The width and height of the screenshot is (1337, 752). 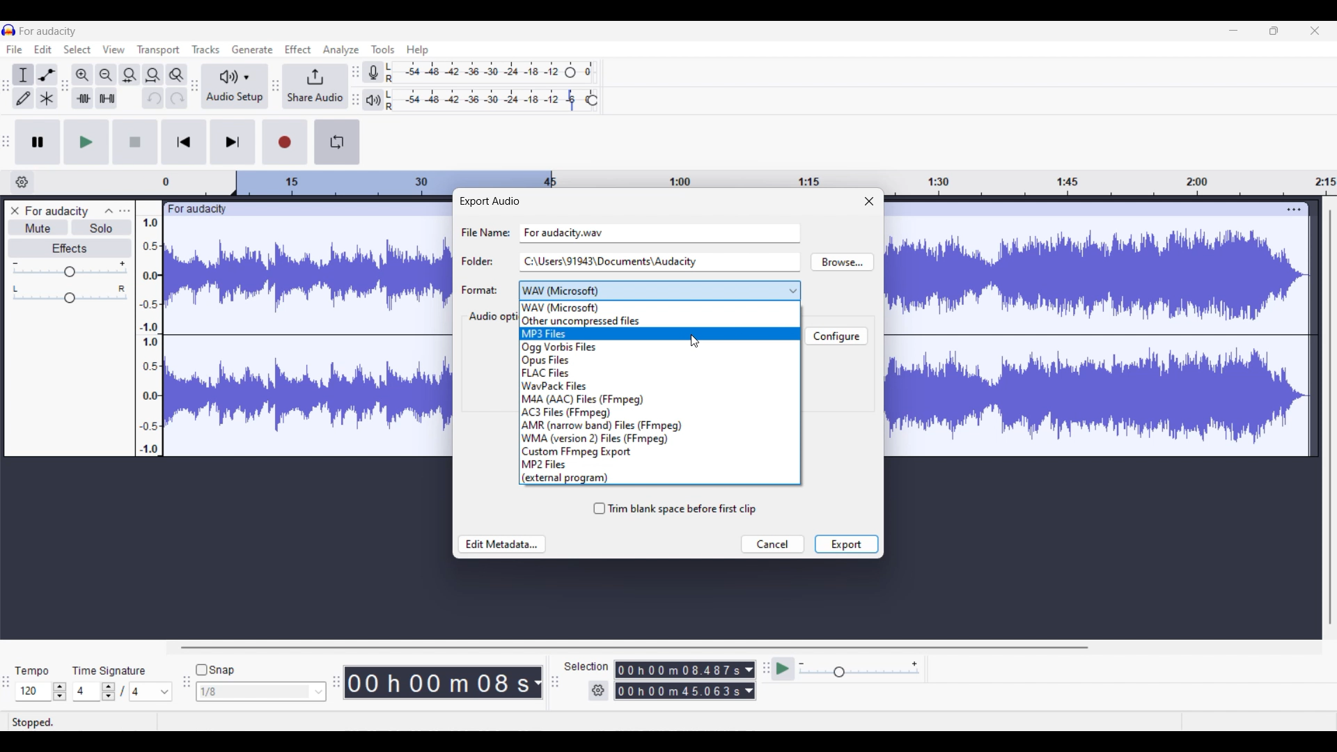 I want to click on Effects, so click(x=70, y=249).